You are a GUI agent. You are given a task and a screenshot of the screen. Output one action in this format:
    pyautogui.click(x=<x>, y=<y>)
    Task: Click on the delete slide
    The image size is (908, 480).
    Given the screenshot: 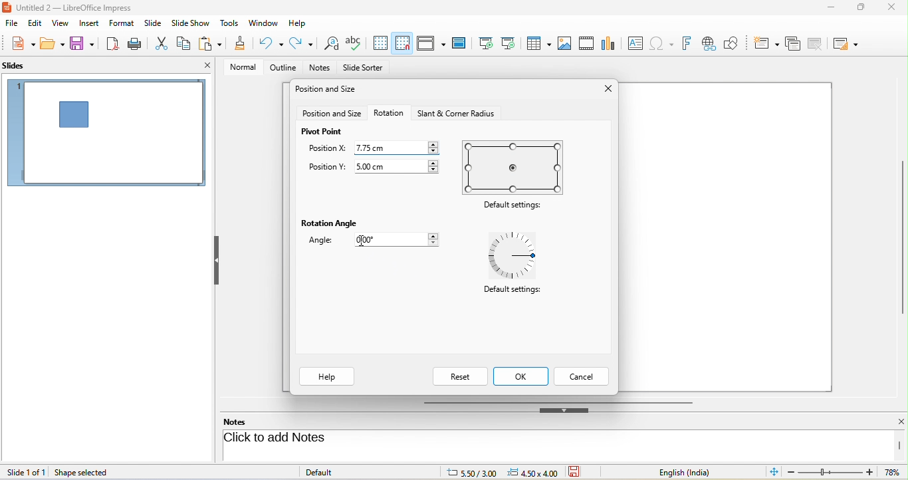 What is the action you would take?
    pyautogui.click(x=819, y=44)
    